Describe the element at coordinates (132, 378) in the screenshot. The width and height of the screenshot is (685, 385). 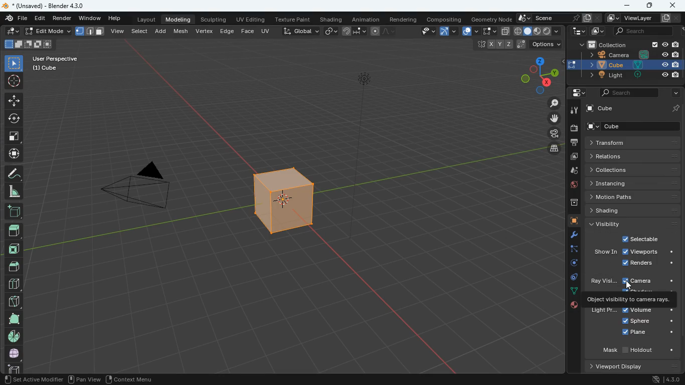
I see `context menu` at that location.